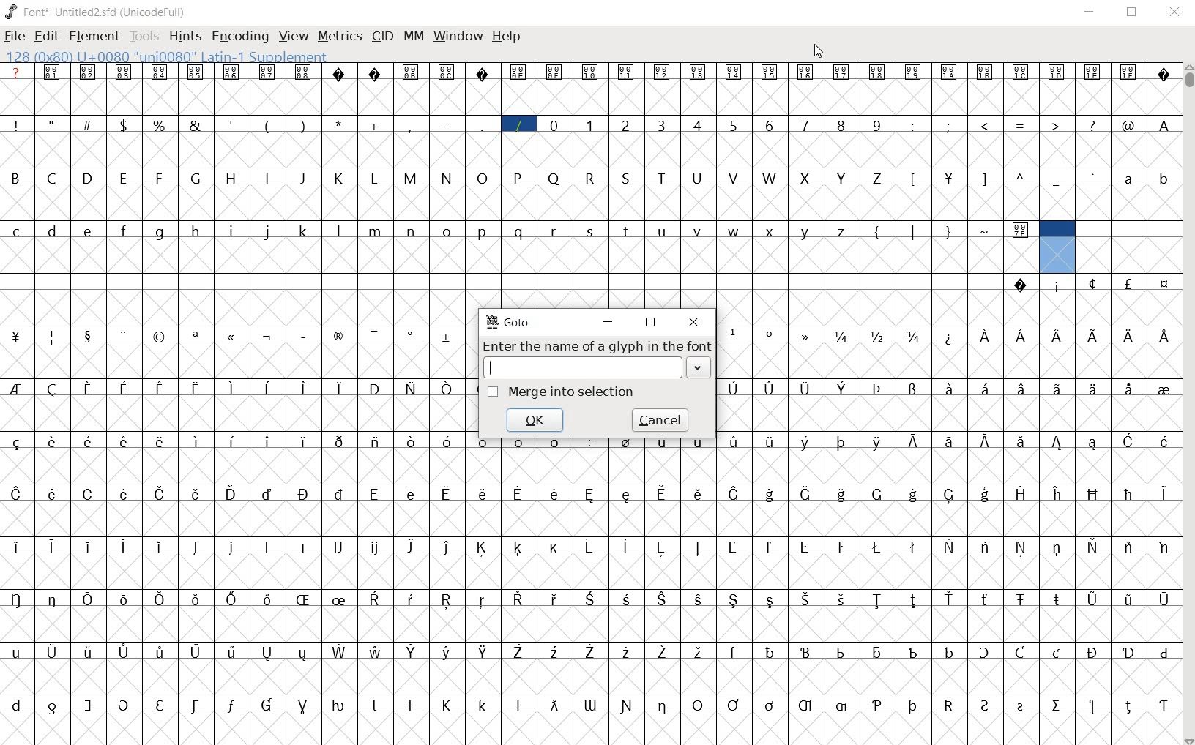 Image resolution: width=1195 pixels, height=745 pixels. Describe the element at coordinates (698, 231) in the screenshot. I see `v` at that location.